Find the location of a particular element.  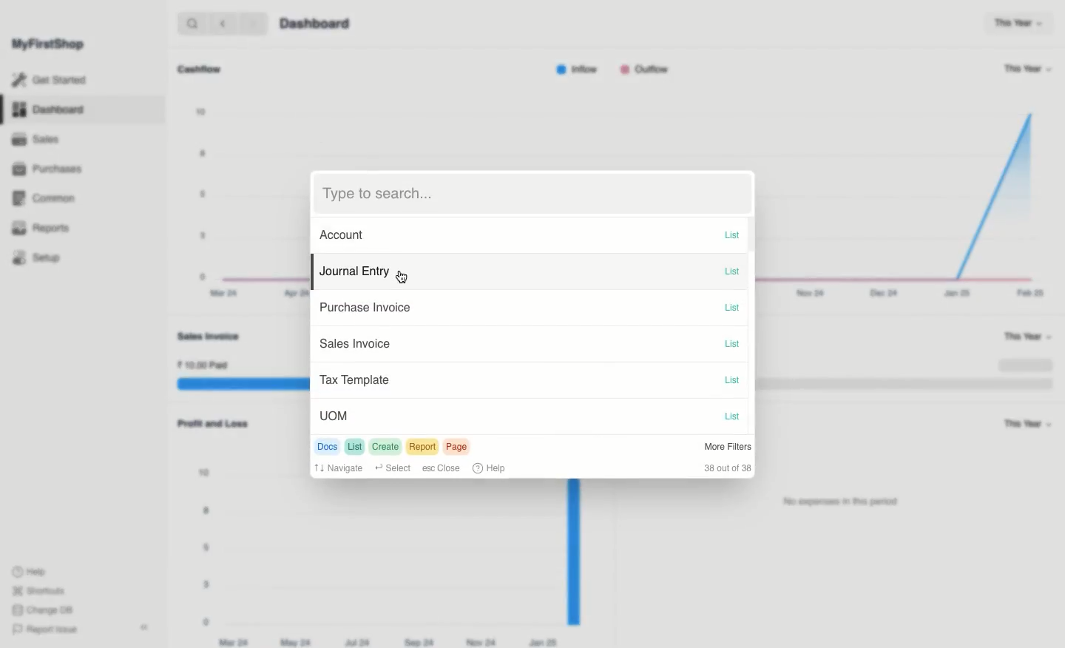

Cashflow is located at coordinates (203, 70).